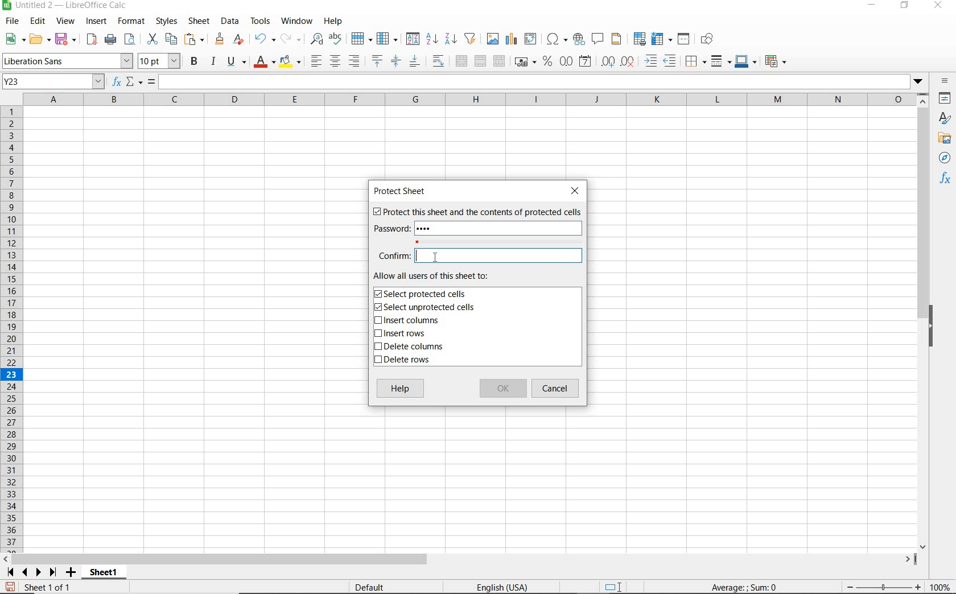  Describe the element at coordinates (396, 63) in the screenshot. I see `CENTER VERTICALLY` at that location.